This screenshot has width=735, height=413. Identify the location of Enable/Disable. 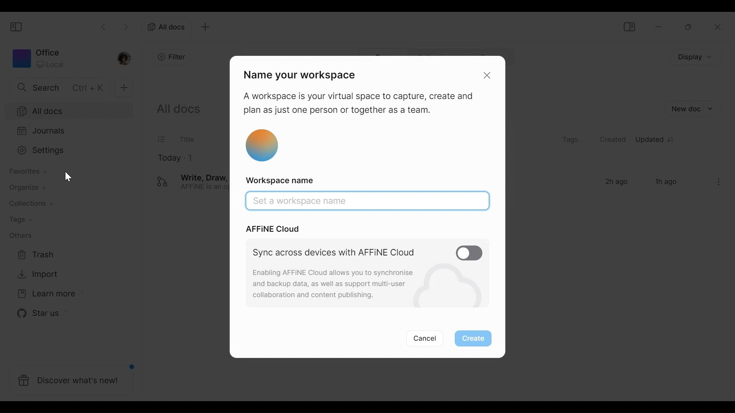
(468, 252).